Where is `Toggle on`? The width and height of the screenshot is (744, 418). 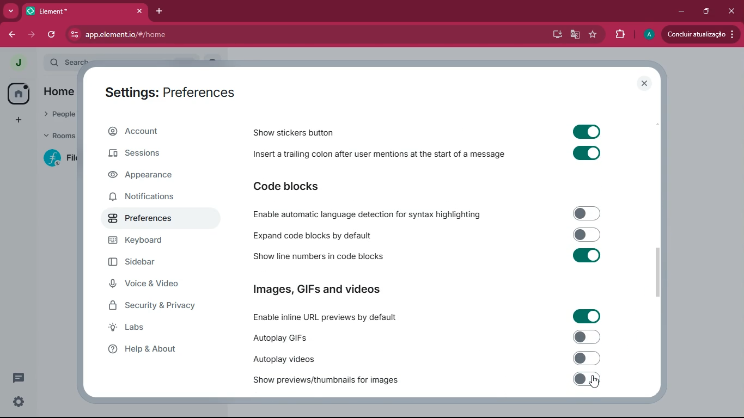 Toggle on is located at coordinates (587, 256).